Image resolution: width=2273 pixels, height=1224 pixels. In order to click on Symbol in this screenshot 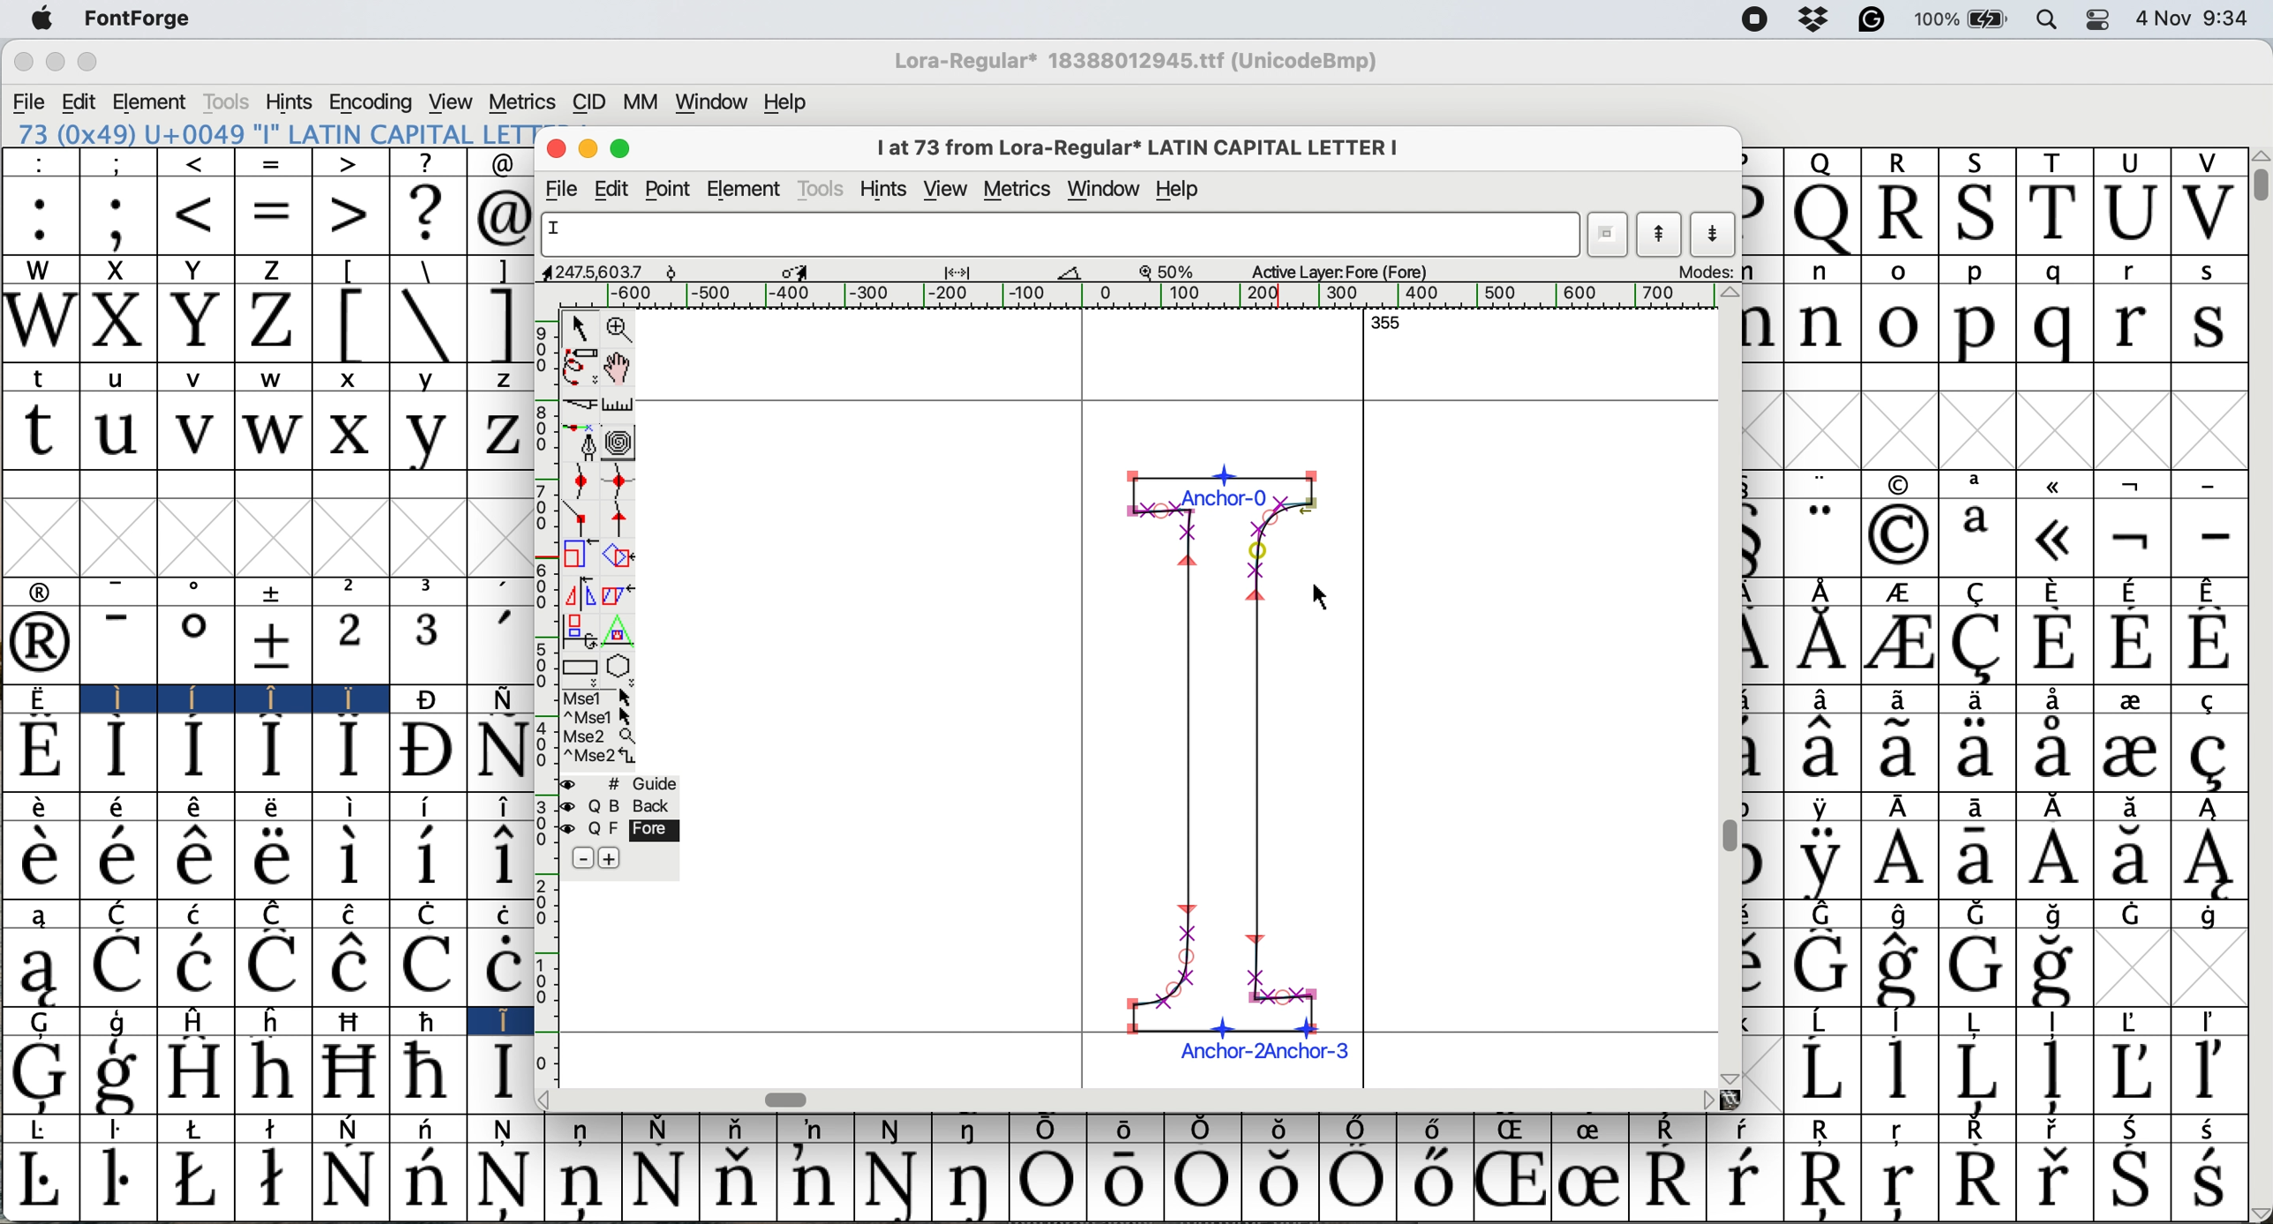, I will do `click(120, 1075)`.